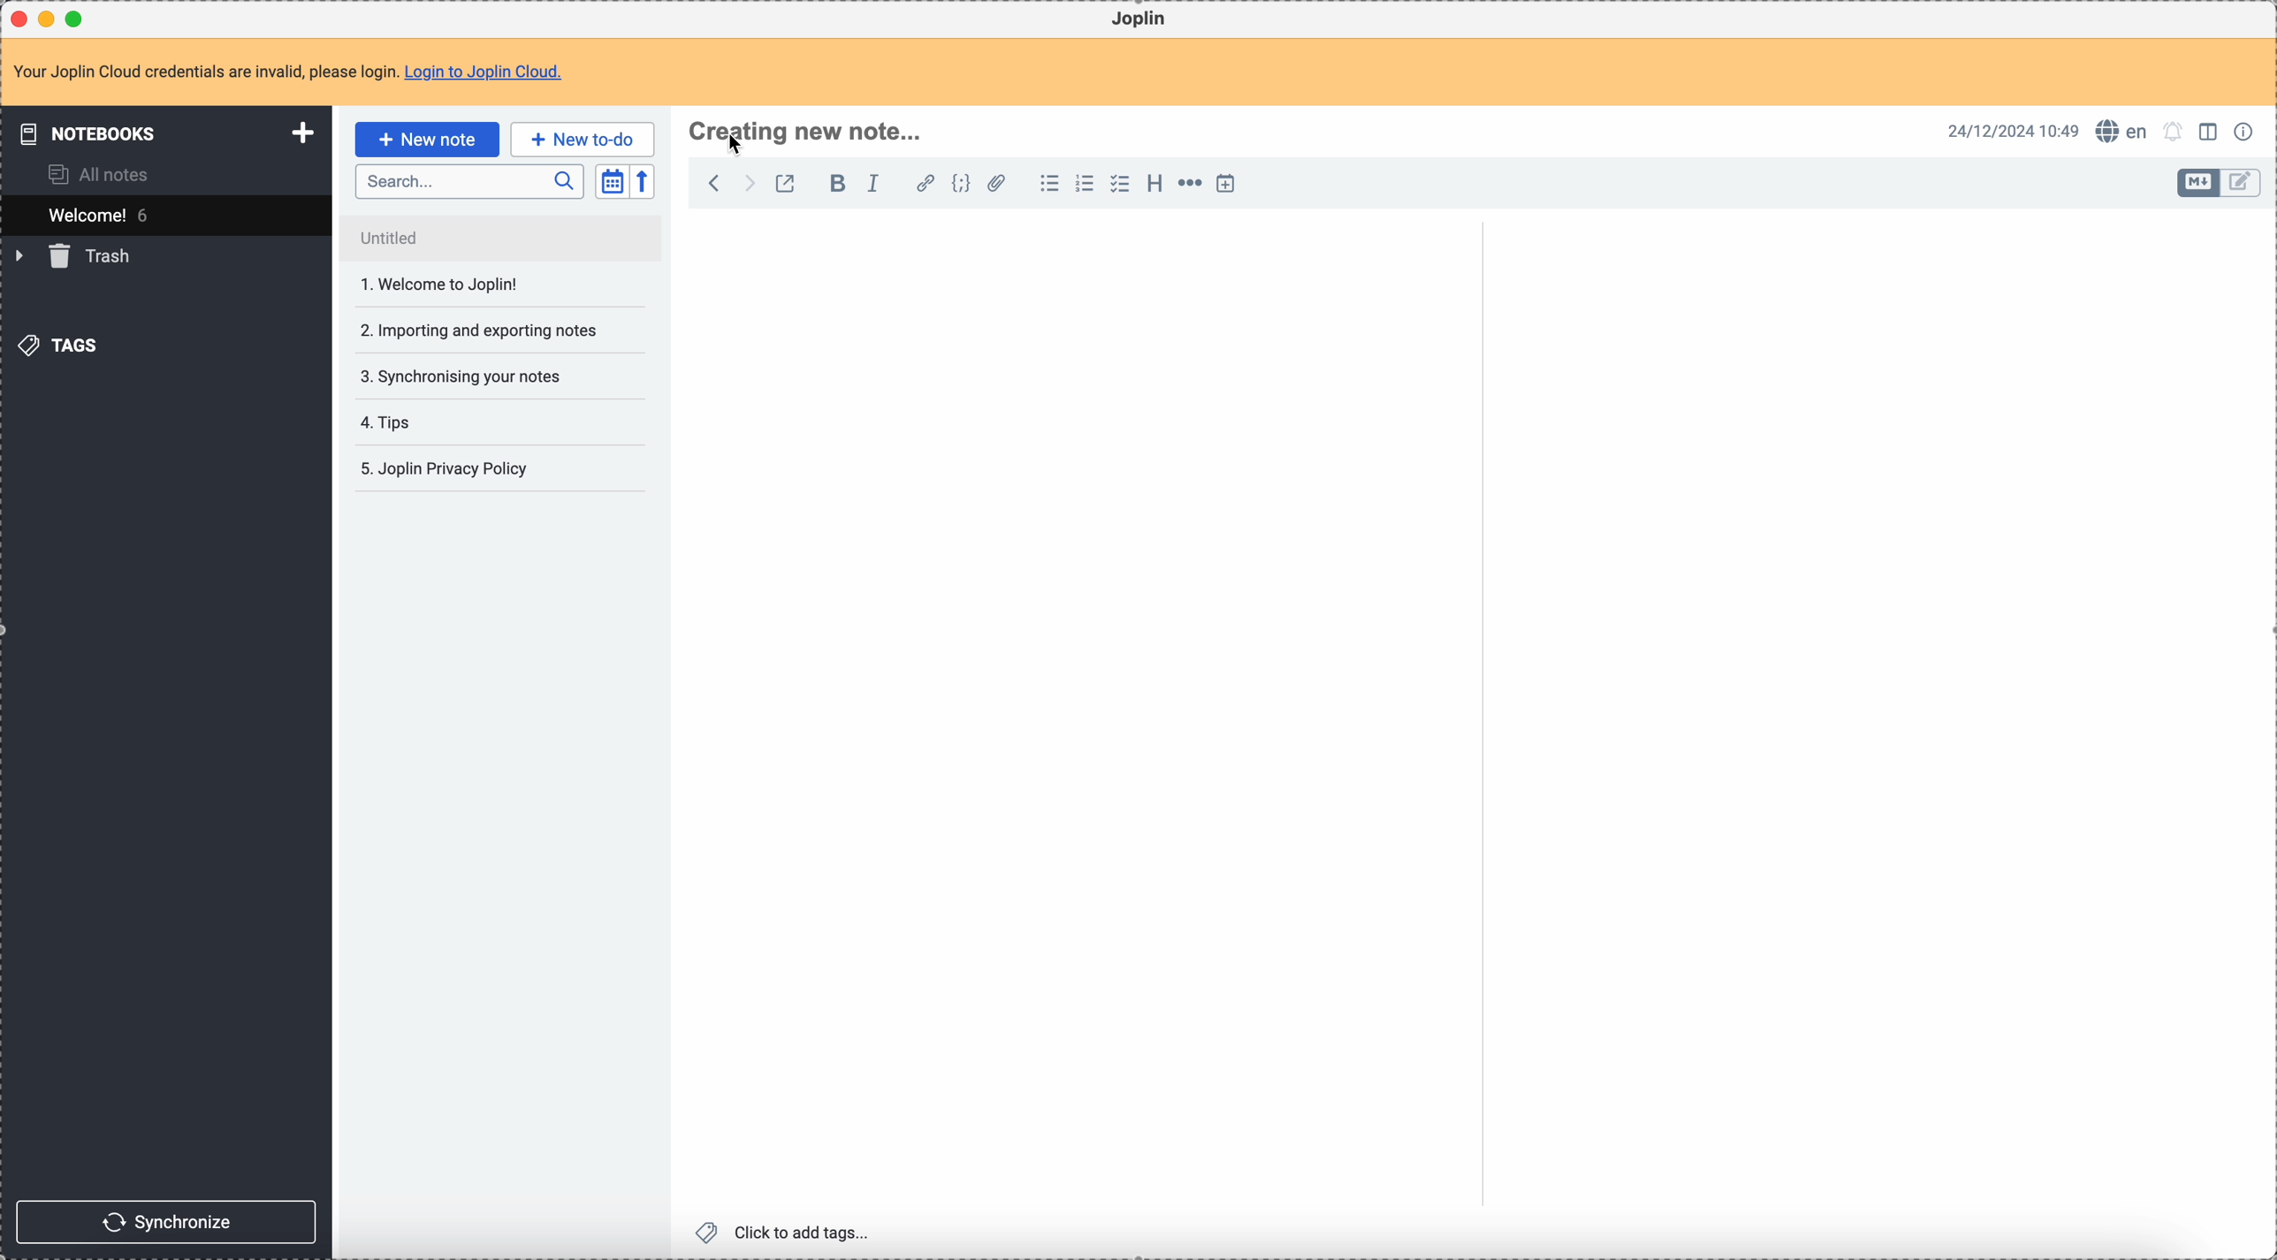  What do you see at coordinates (57, 346) in the screenshot?
I see `tags` at bounding box center [57, 346].